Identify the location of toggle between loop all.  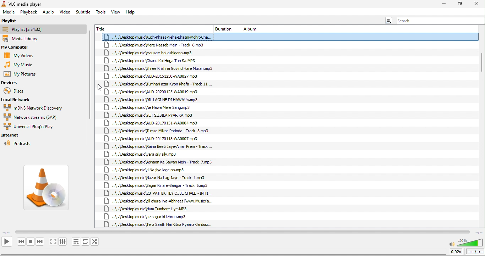
(86, 241).